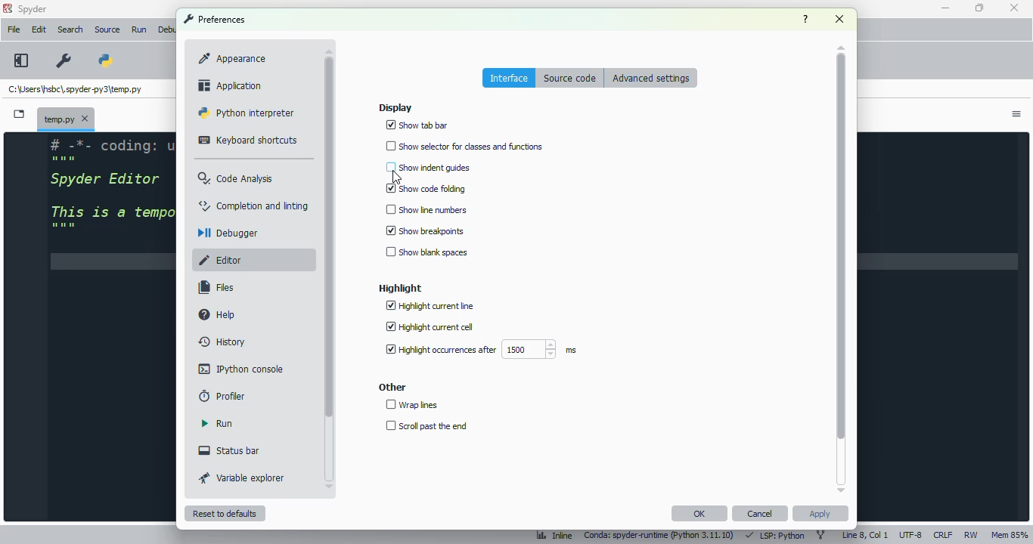  I want to click on apply, so click(821, 513).